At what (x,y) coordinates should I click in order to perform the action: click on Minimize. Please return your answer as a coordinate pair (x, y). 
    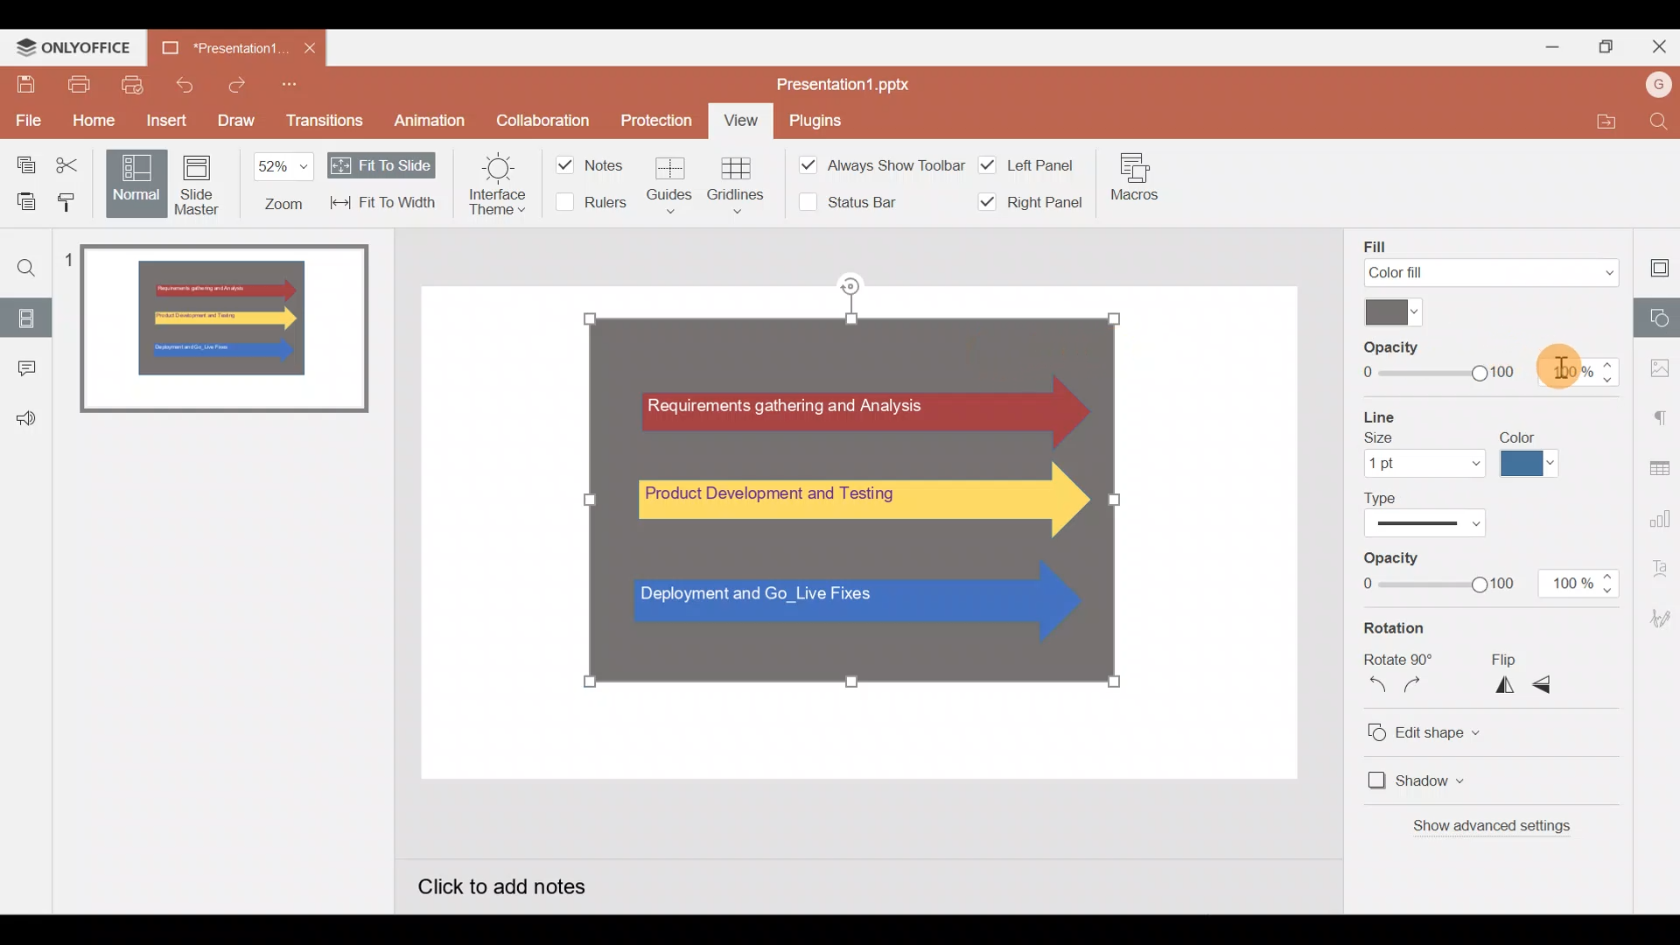
    Looking at the image, I should click on (1550, 49).